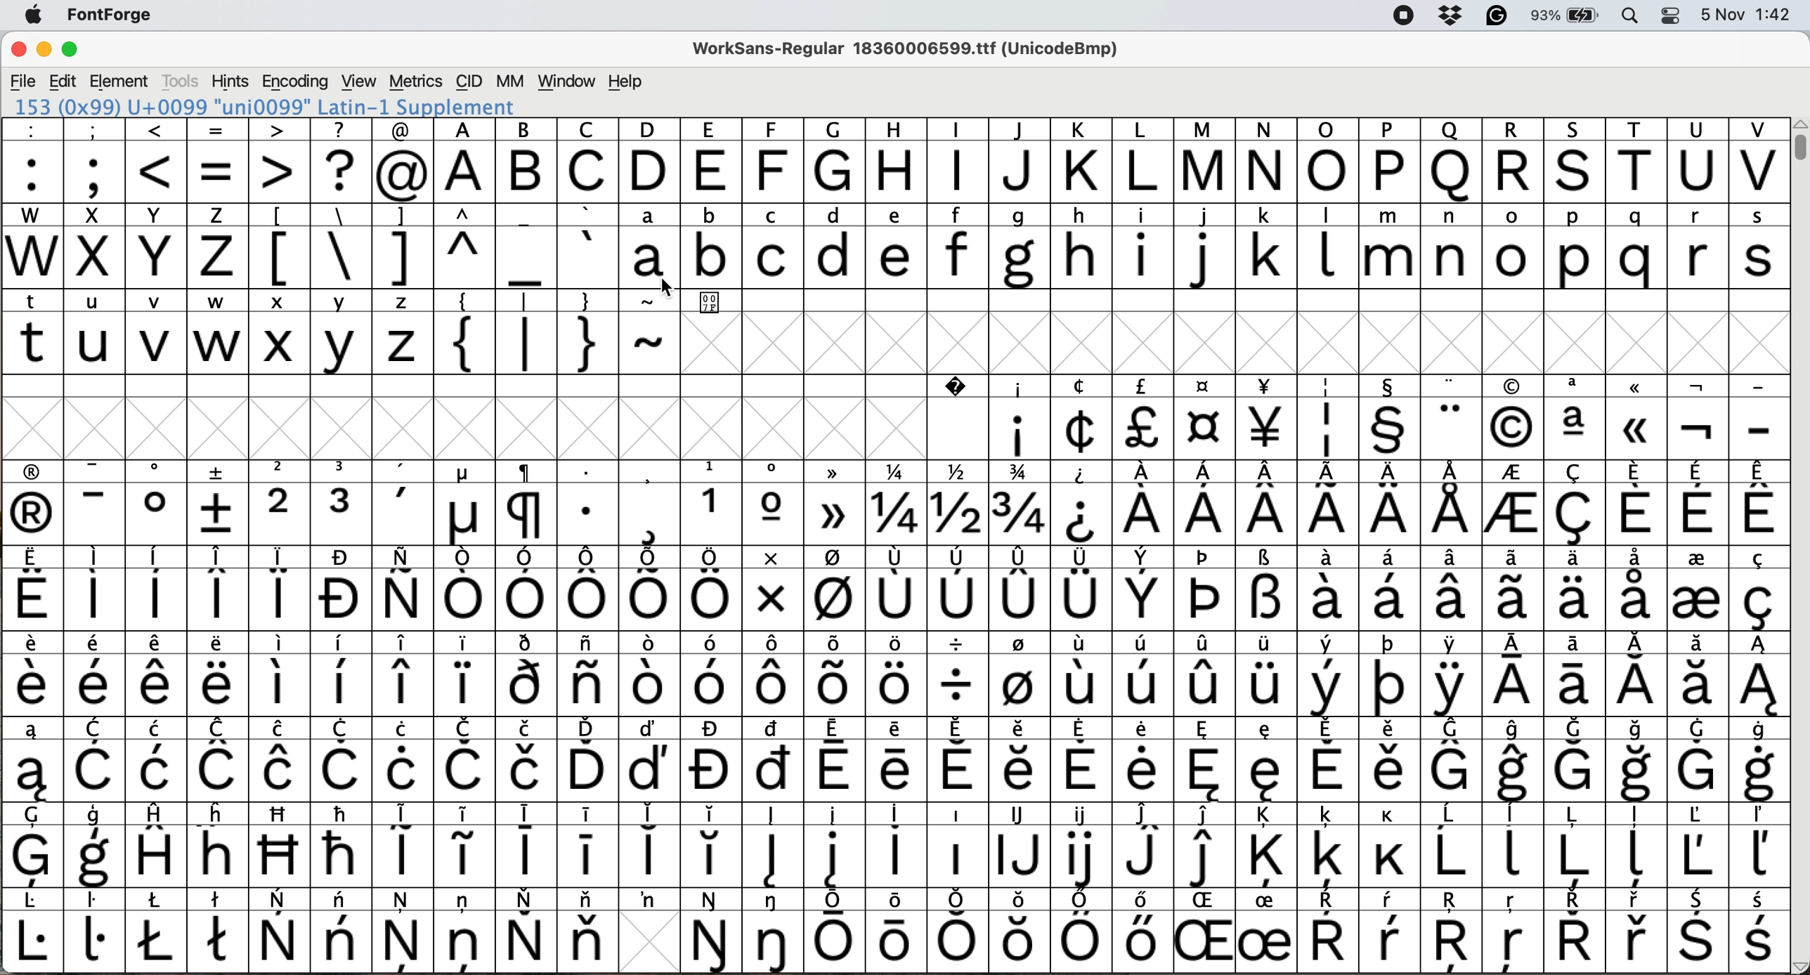 Image resolution: width=1810 pixels, height=975 pixels. Describe the element at coordinates (1698, 932) in the screenshot. I see `symbol` at that location.